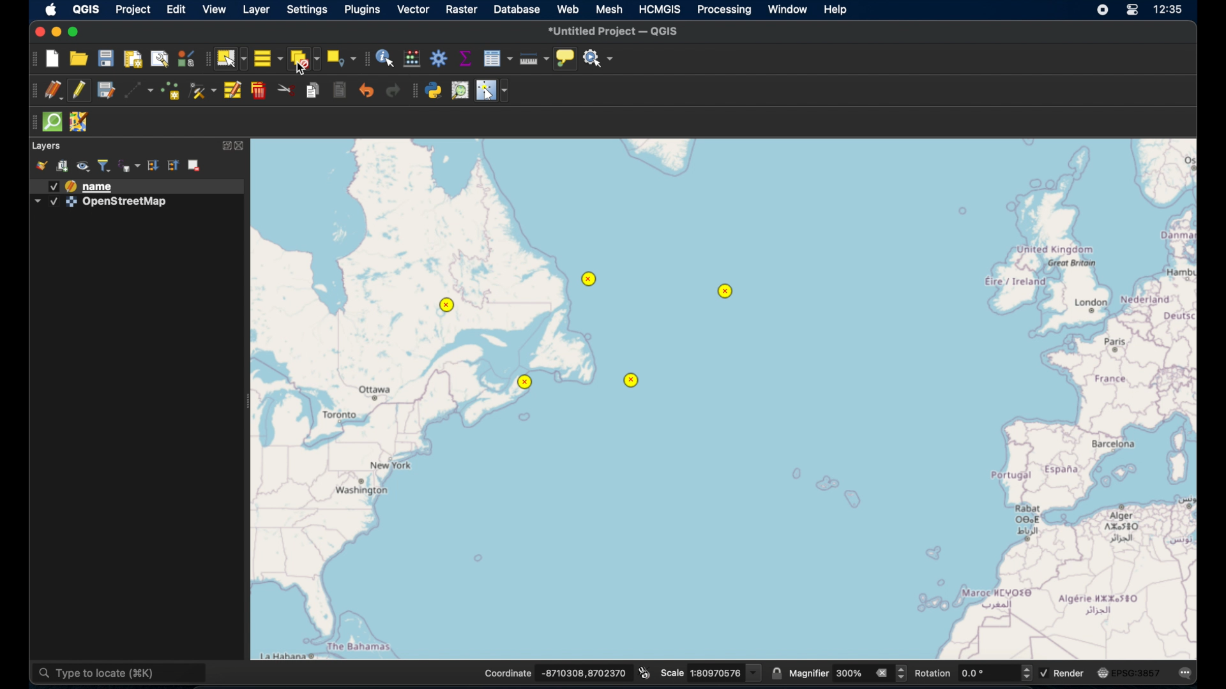 This screenshot has height=689, width=1226. What do you see at coordinates (53, 186) in the screenshot?
I see `checked checkbox` at bounding box center [53, 186].